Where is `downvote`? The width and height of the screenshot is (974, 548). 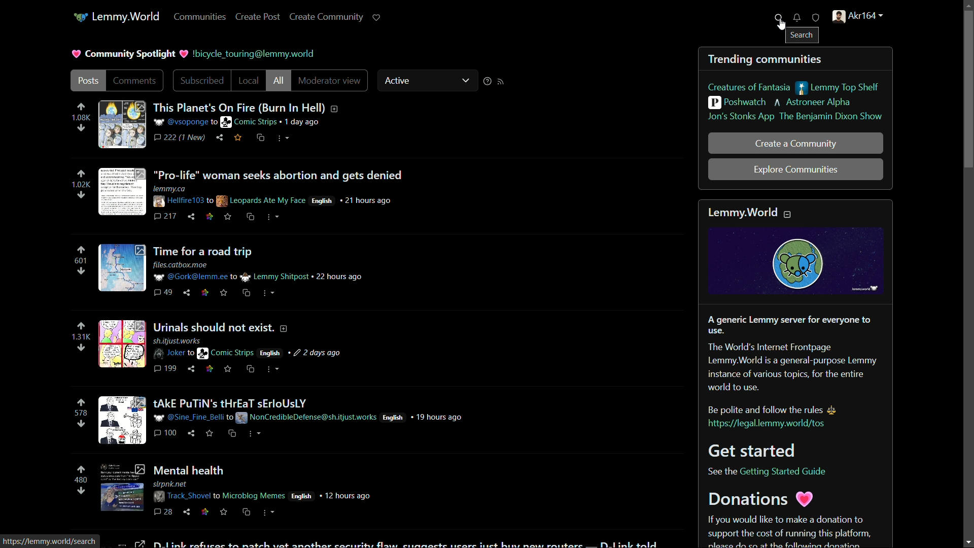
downvote is located at coordinates (80, 129).